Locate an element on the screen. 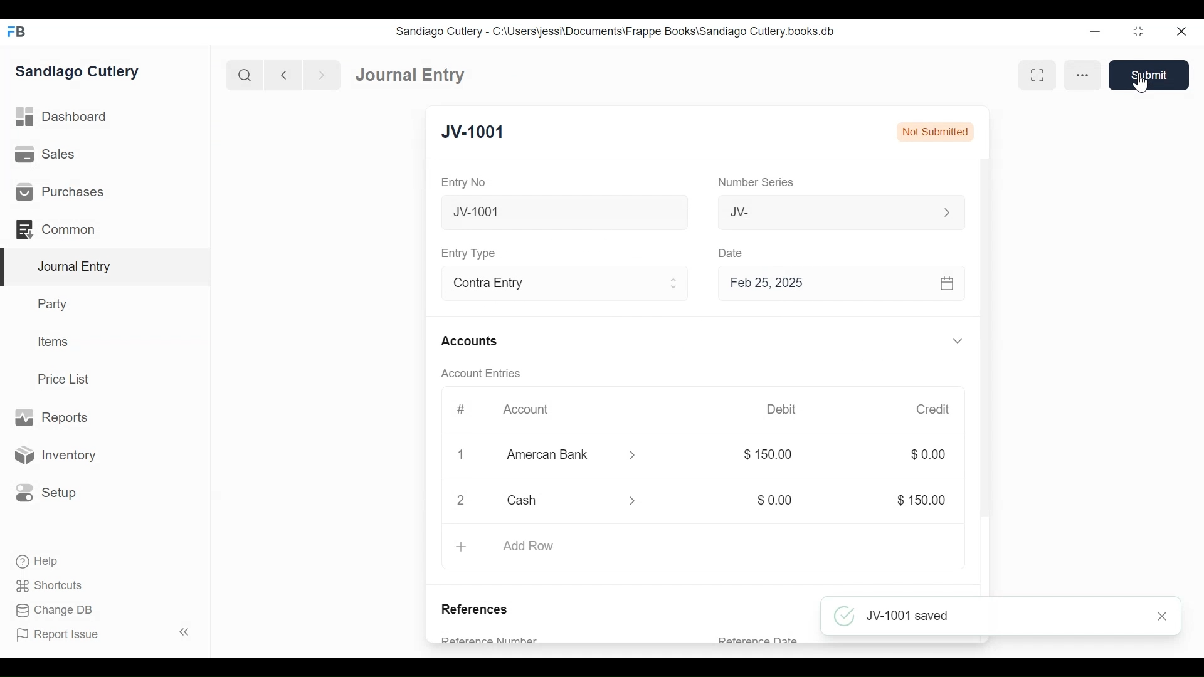 This screenshot has height=677, width=1204. Price List is located at coordinates (68, 379).